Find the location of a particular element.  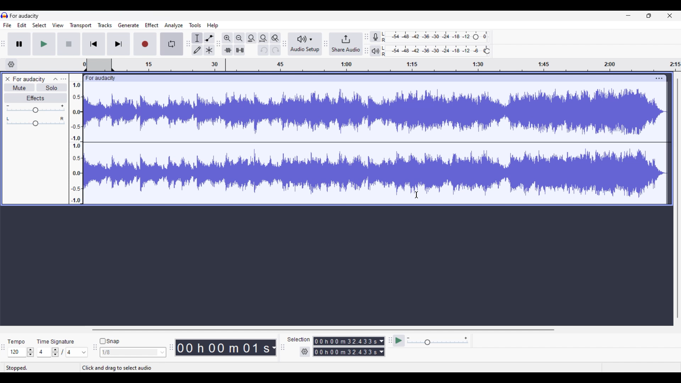

Select menu is located at coordinates (39, 25).